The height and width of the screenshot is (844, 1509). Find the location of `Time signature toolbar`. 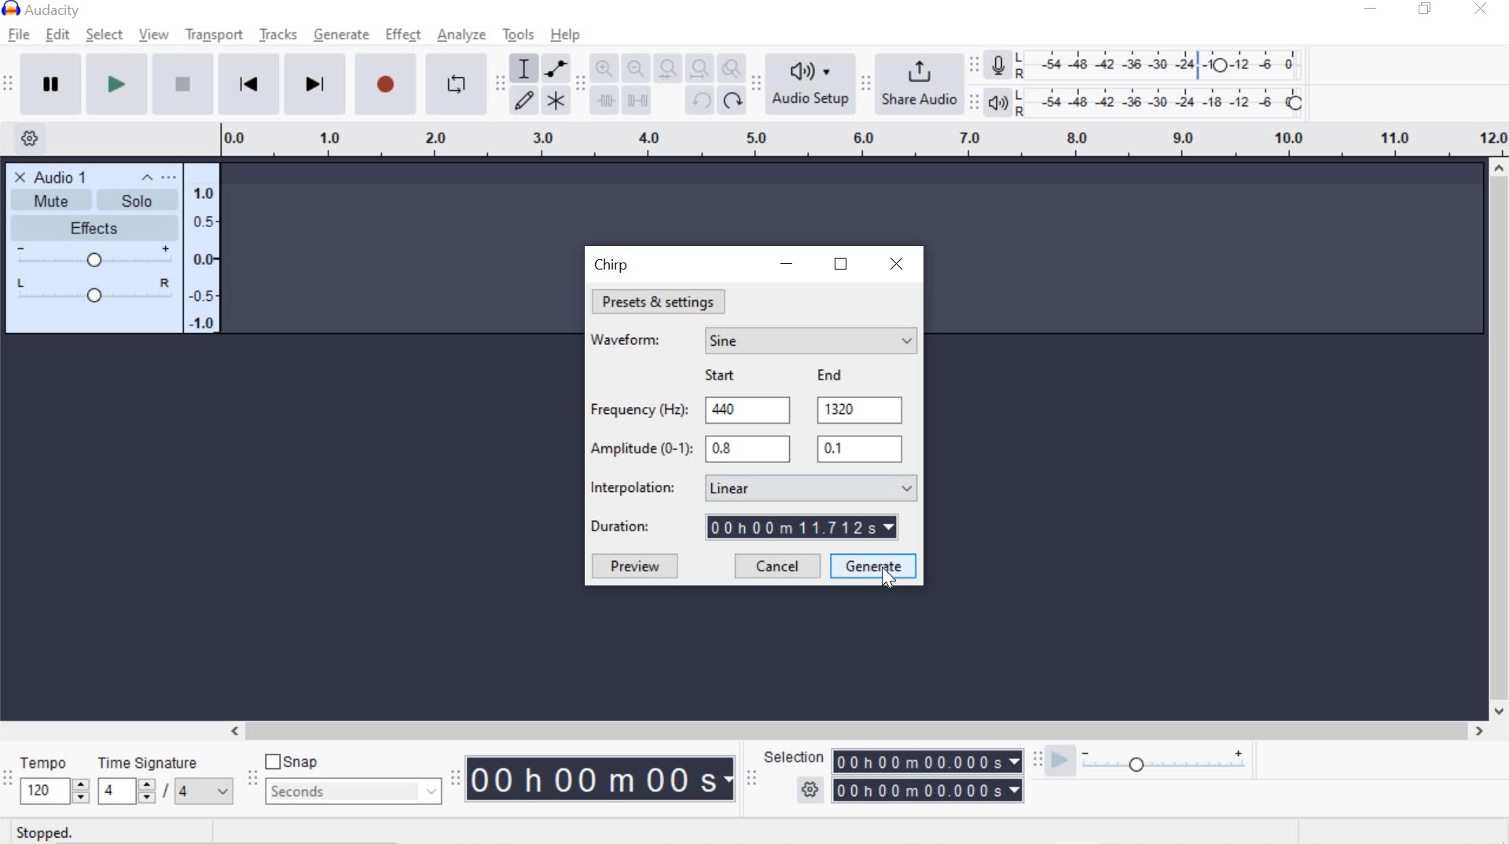

Time signature toolbar is located at coordinates (8, 780).